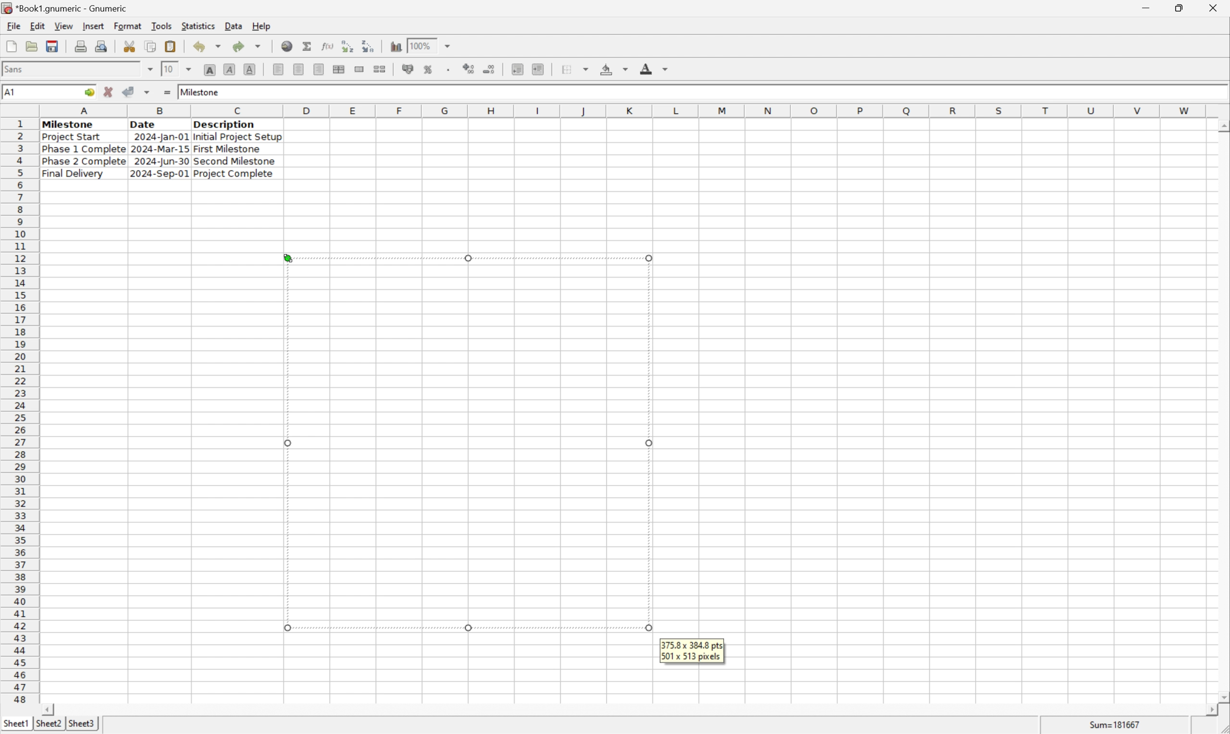 This screenshot has width=1230, height=734. What do you see at coordinates (429, 69) in the screenshot?
I see `format selection as percentage` at bounding box center [429, 69].